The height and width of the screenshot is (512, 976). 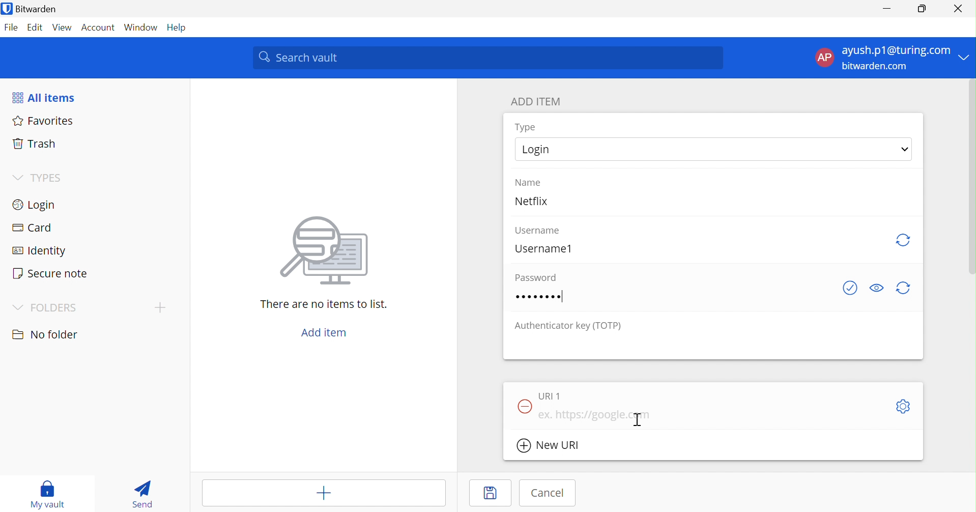 What do you see at coordinates (712, 149) in the screenshot?
I see `Login` at bounding box center [712, 149].